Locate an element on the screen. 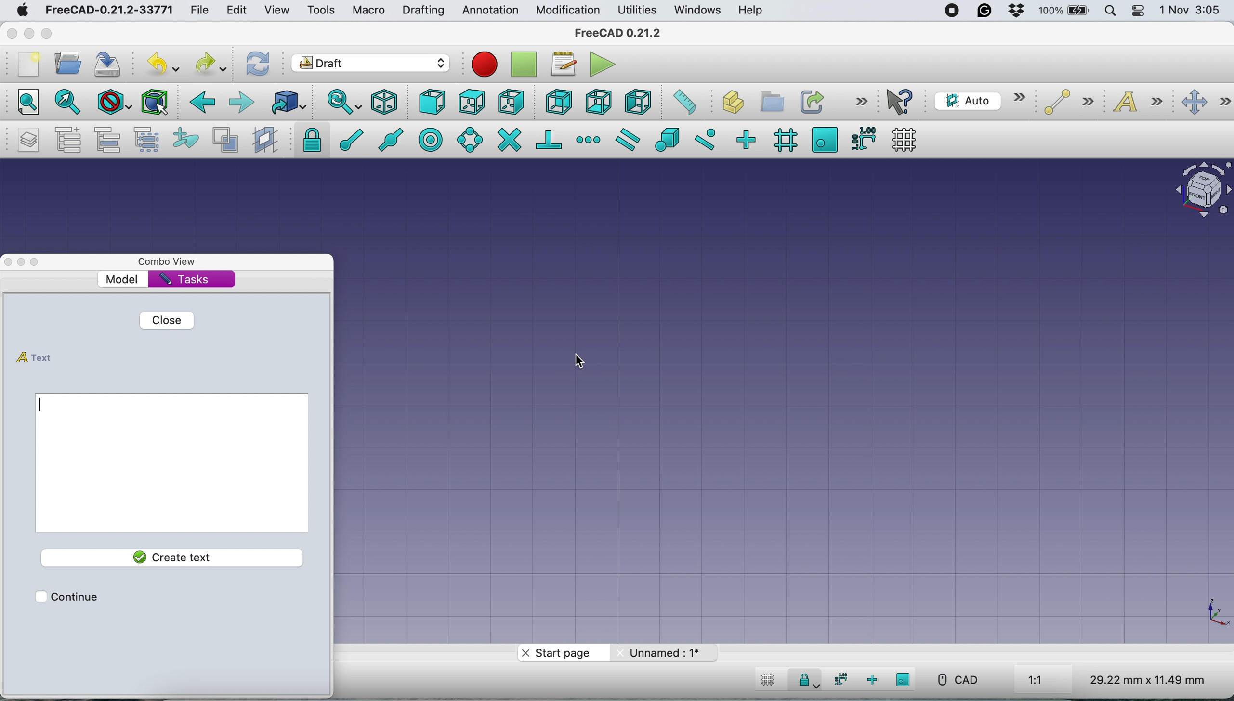 The width and height of the screenshot is (1234, 701). snap working plane is located at coordinates (822, 139).